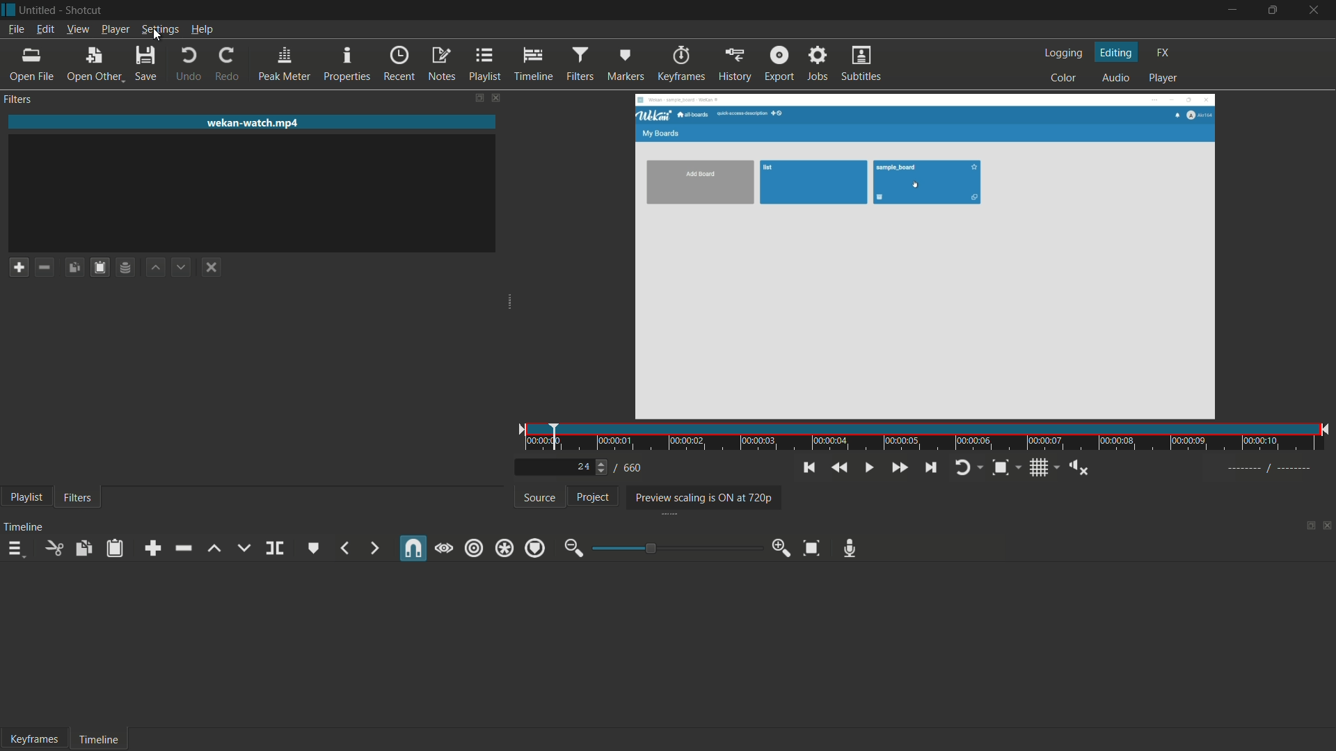 The height and width of the screenshot is (751, 1336). Describe the element at coordinates (870, 468) in the screenshot. I see `toggle play or pause` at that location.